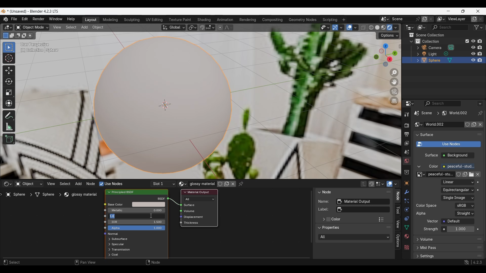  I want to click on Cursor, so click(9, 58).